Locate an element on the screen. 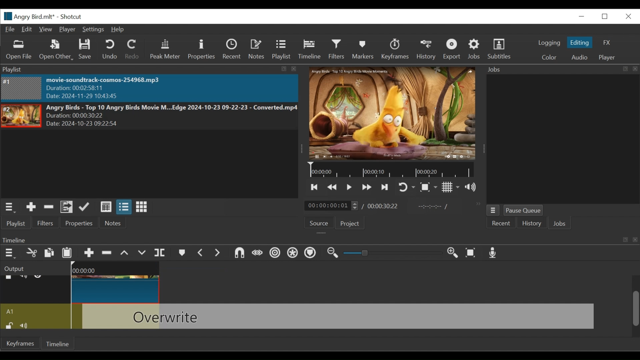  Ripple Markers is located at coordinates (310, 254).